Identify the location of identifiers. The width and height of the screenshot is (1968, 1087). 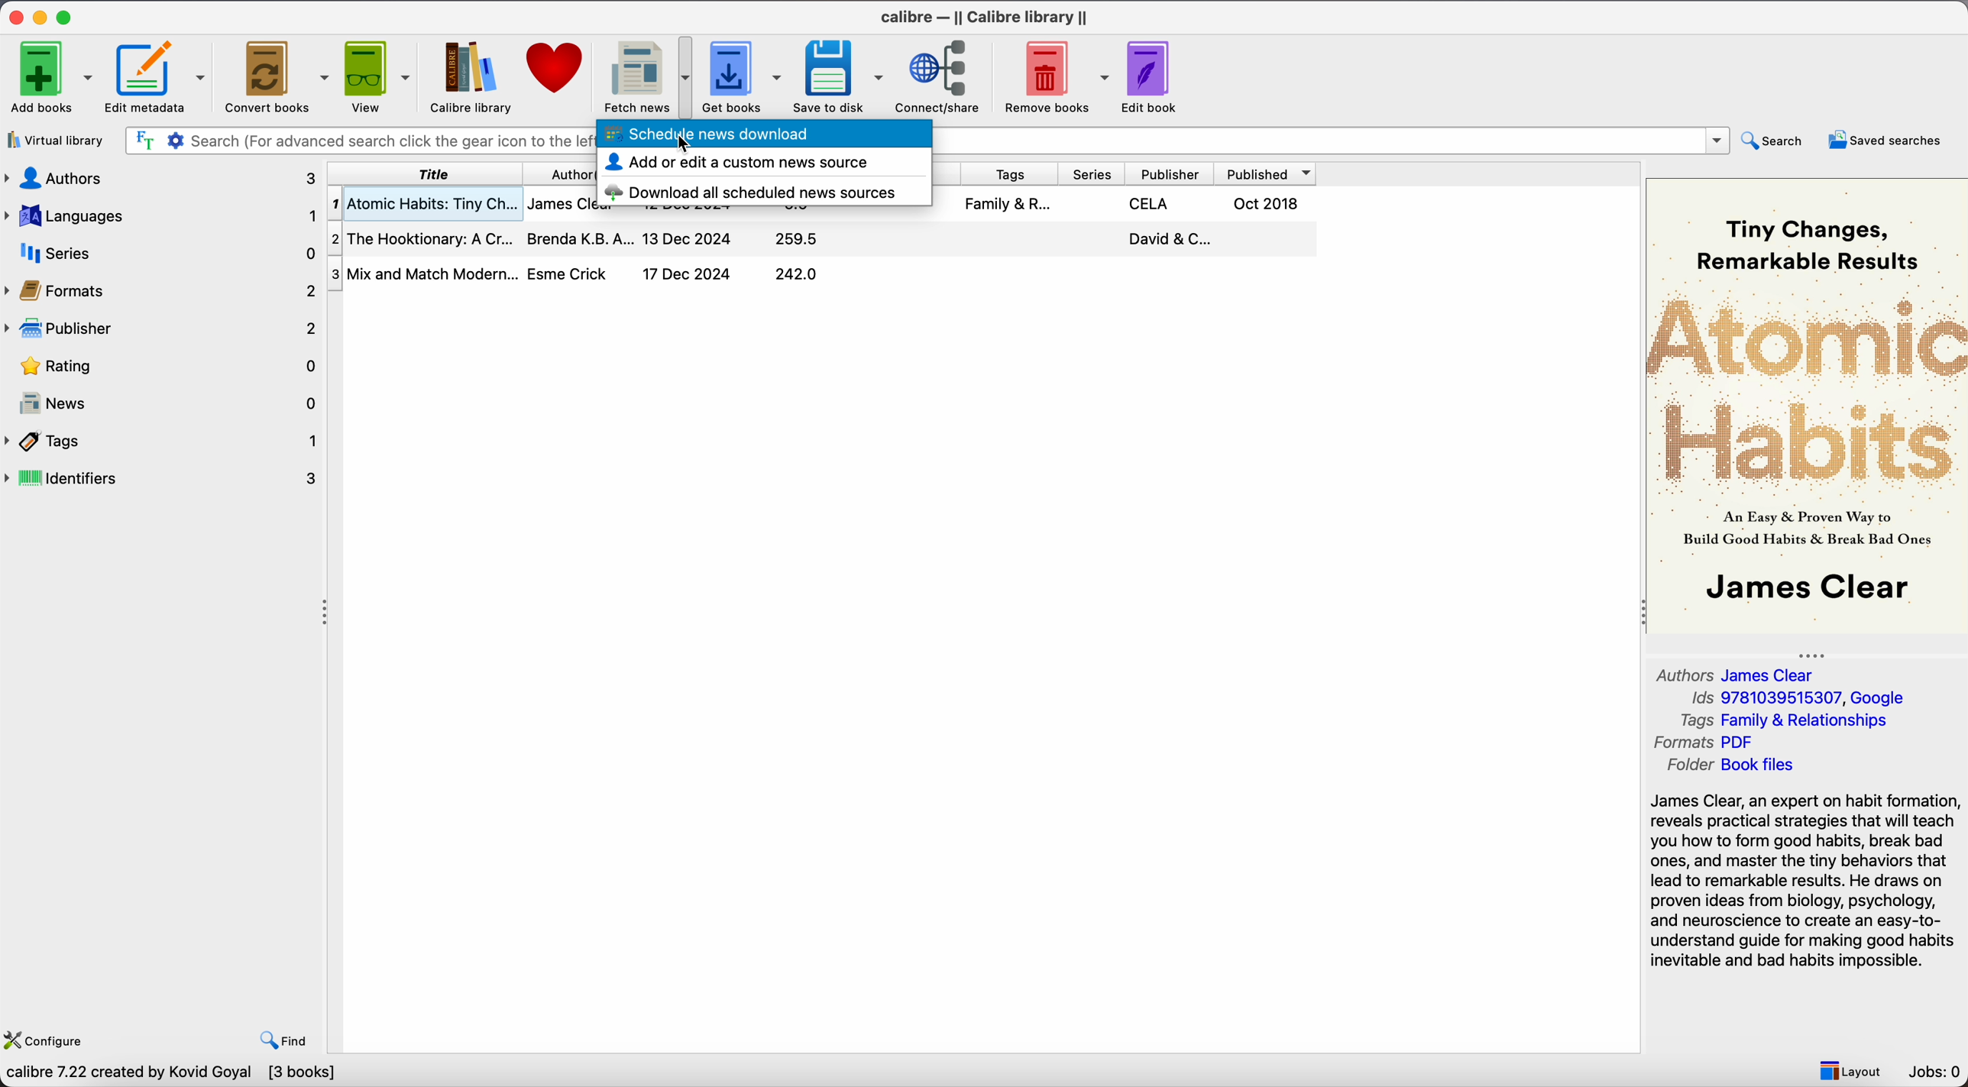
(163, 479).